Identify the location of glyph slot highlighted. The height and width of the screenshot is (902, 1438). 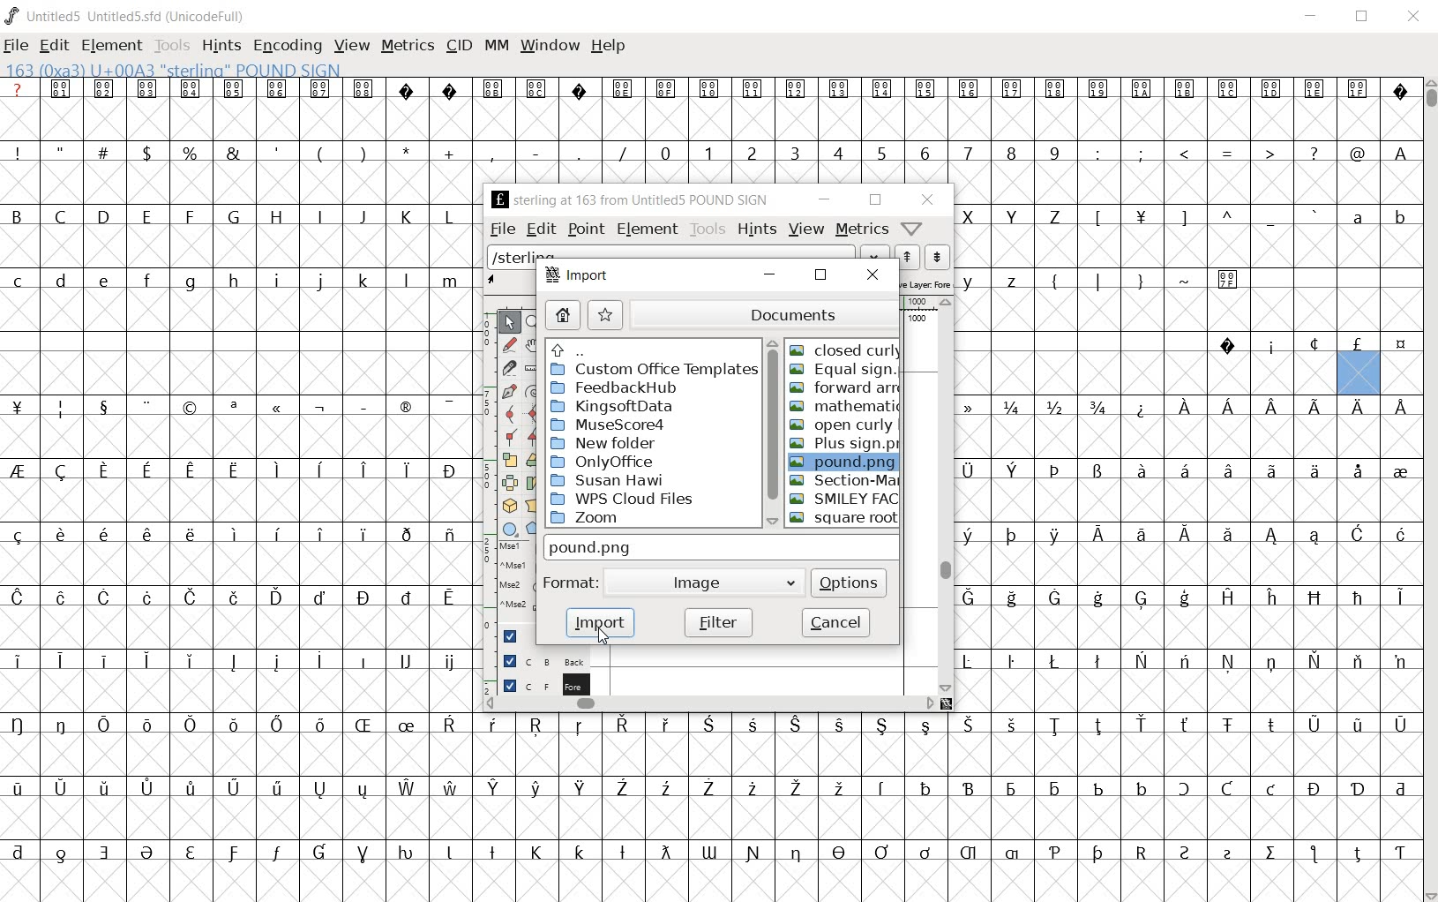
(1359, 374).